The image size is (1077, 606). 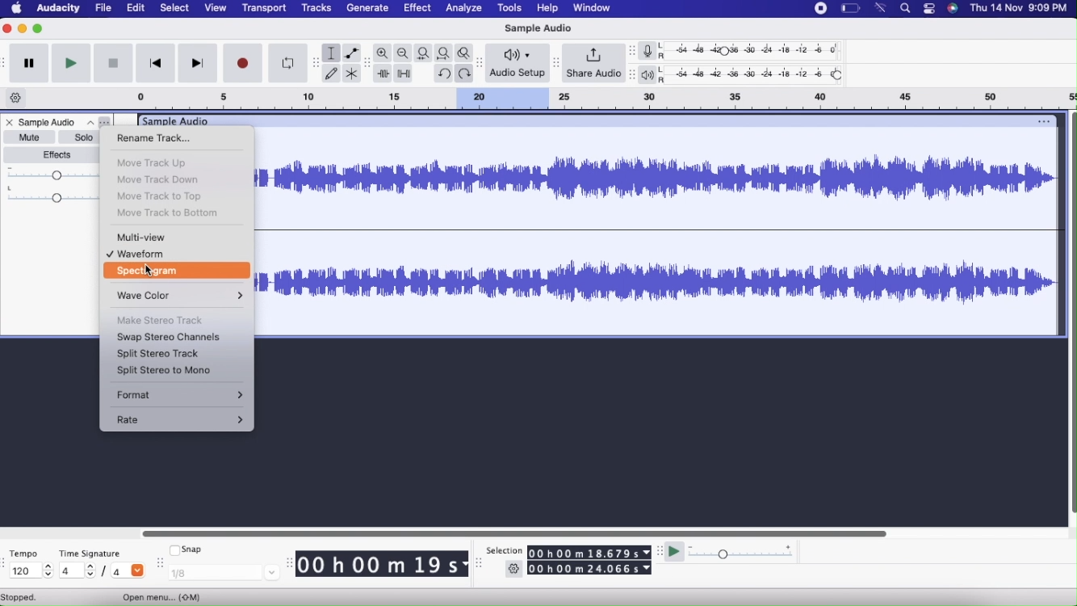 What do you see at coordinates (331, 74) in the screenshot?
I see `Draw tool` at bounding box center [331, 74].